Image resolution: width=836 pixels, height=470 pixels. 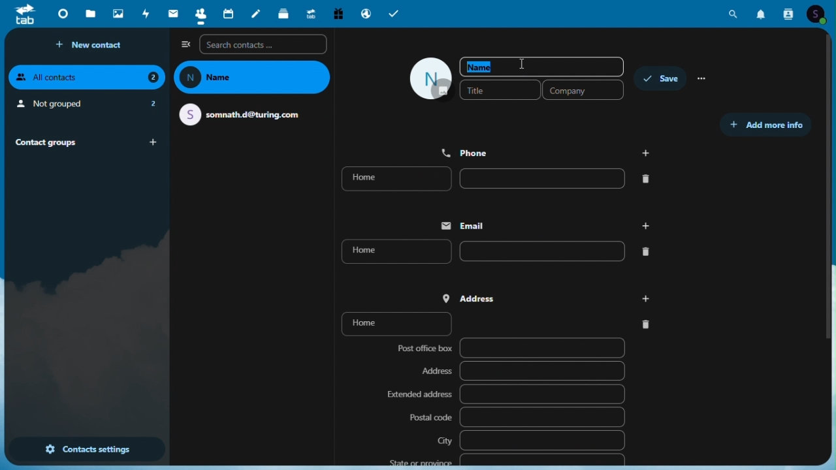 I want to click on Contact groups, so click(x=69, y=142).